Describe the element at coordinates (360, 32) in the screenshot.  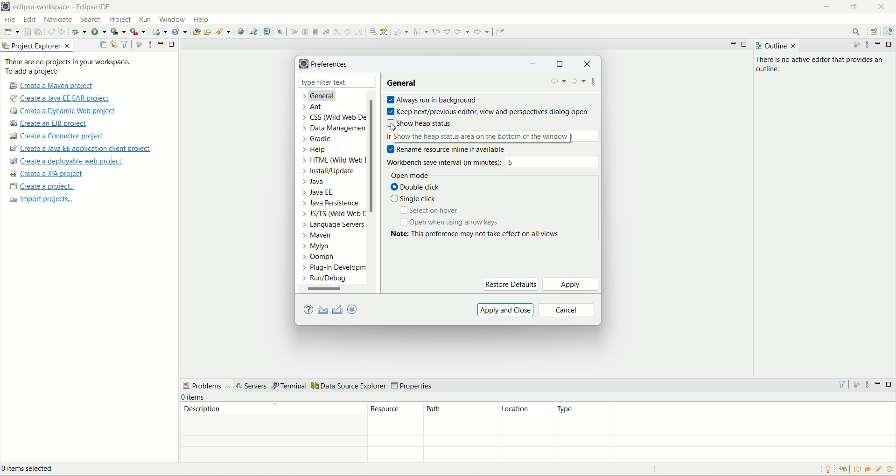
I see `step return` at that location.